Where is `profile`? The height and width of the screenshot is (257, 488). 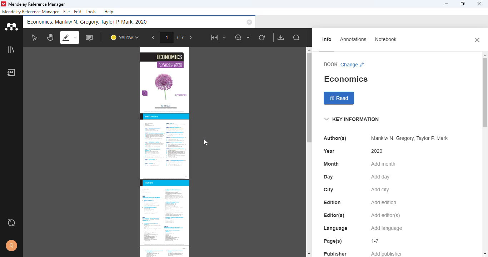
profile is located at coordinates (12, 246).